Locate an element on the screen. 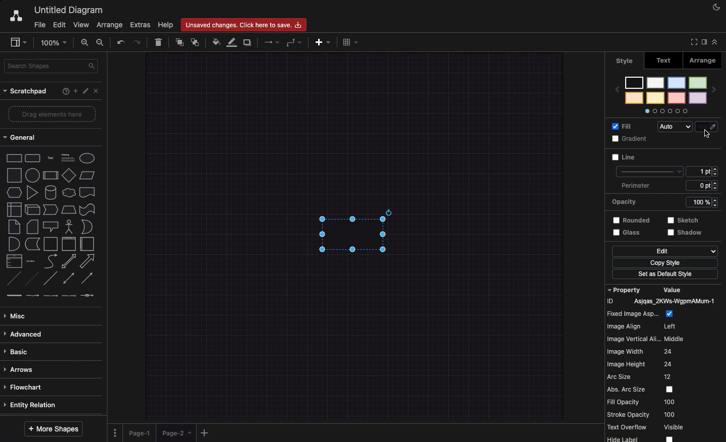 Image resolution: width=726 pixels, height=442 pixels. list item is located at coordinates (31, 260).